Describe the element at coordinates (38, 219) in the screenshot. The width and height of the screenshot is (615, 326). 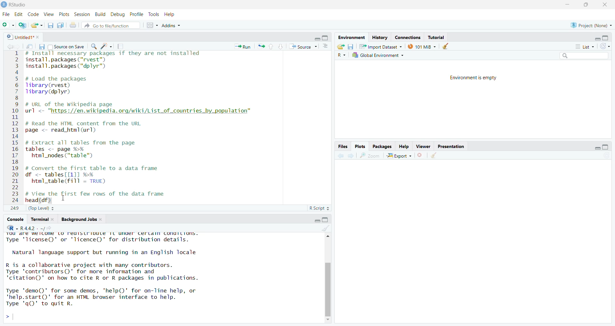
I see `Terminal` at that location.